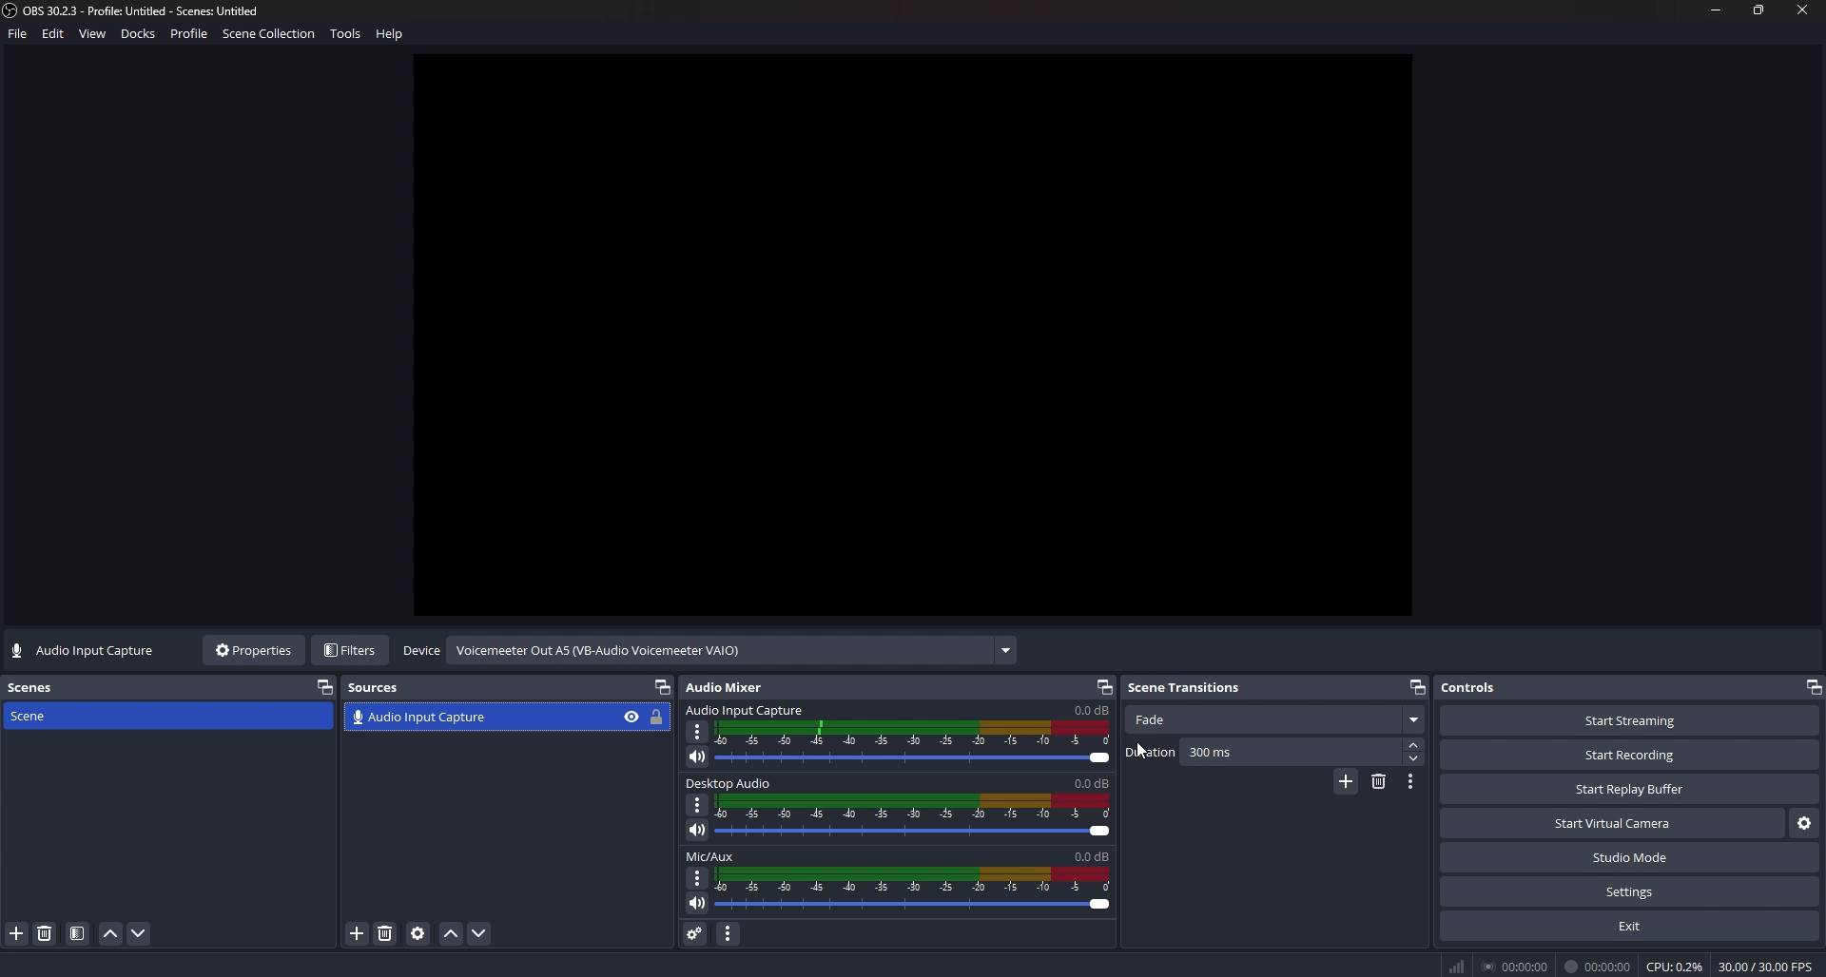 This screenshot has width=1826, height=977. Describe the element at coordinates (690, 879) in the screenshot. I see `options` at that location.